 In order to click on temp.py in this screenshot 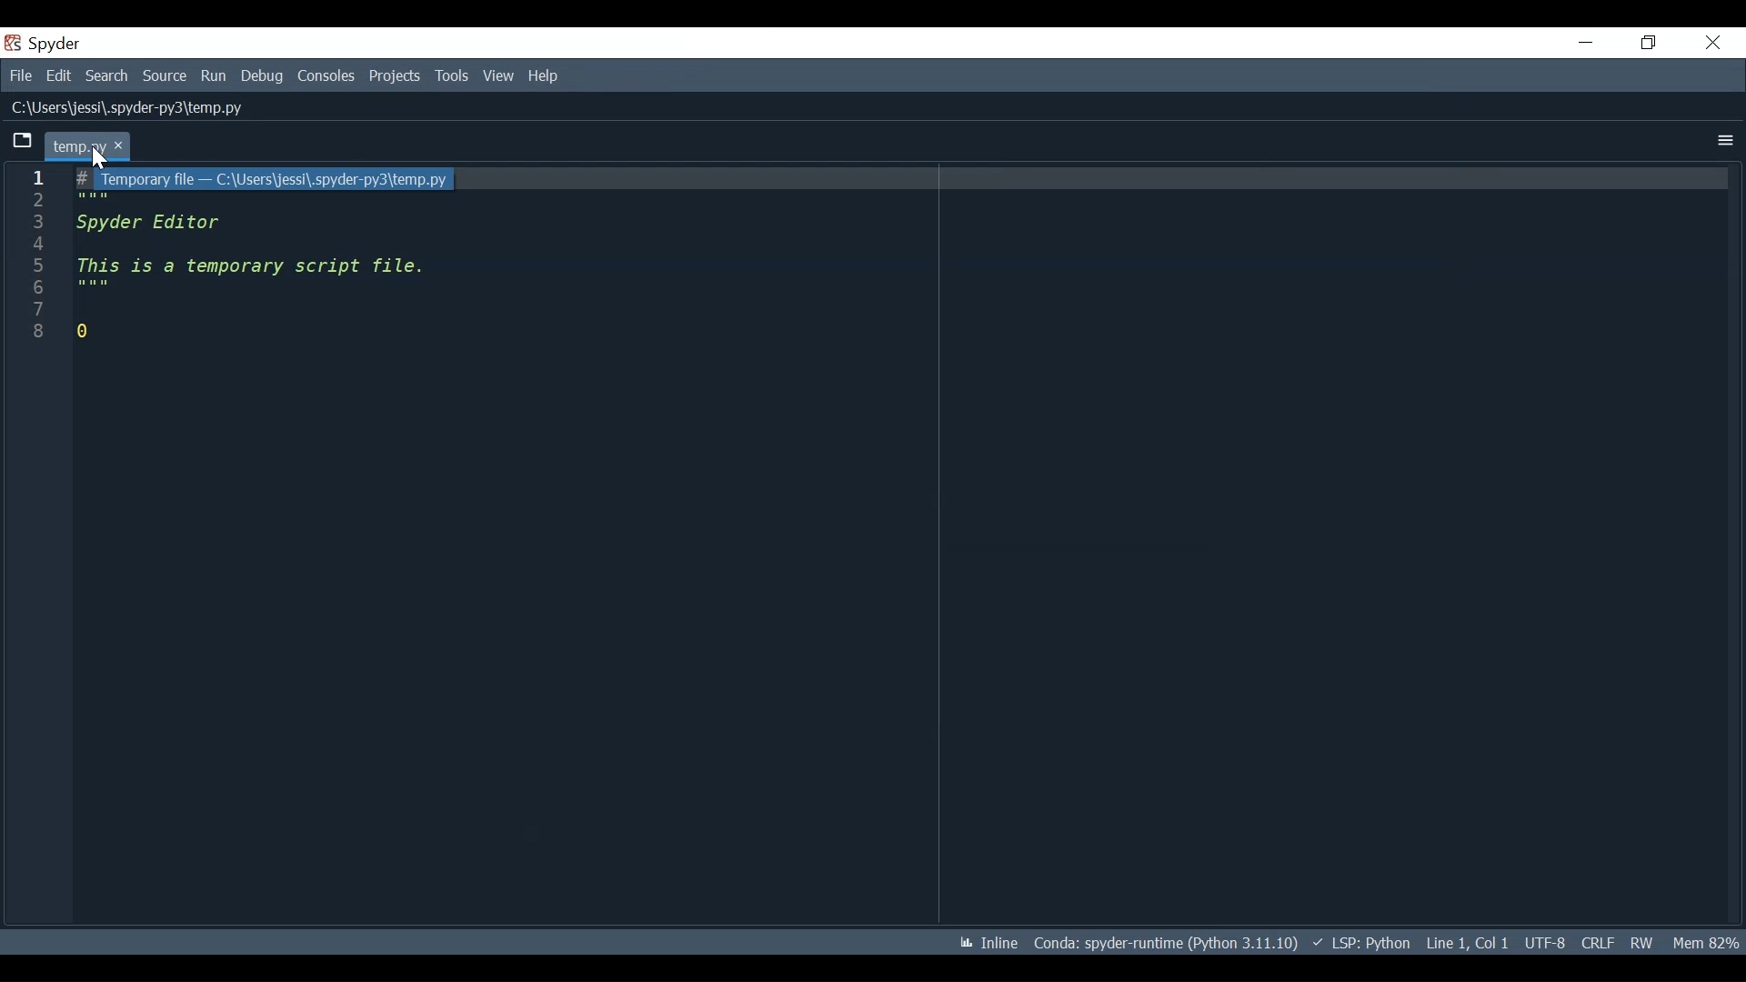, I will do `click(90, 145)`.